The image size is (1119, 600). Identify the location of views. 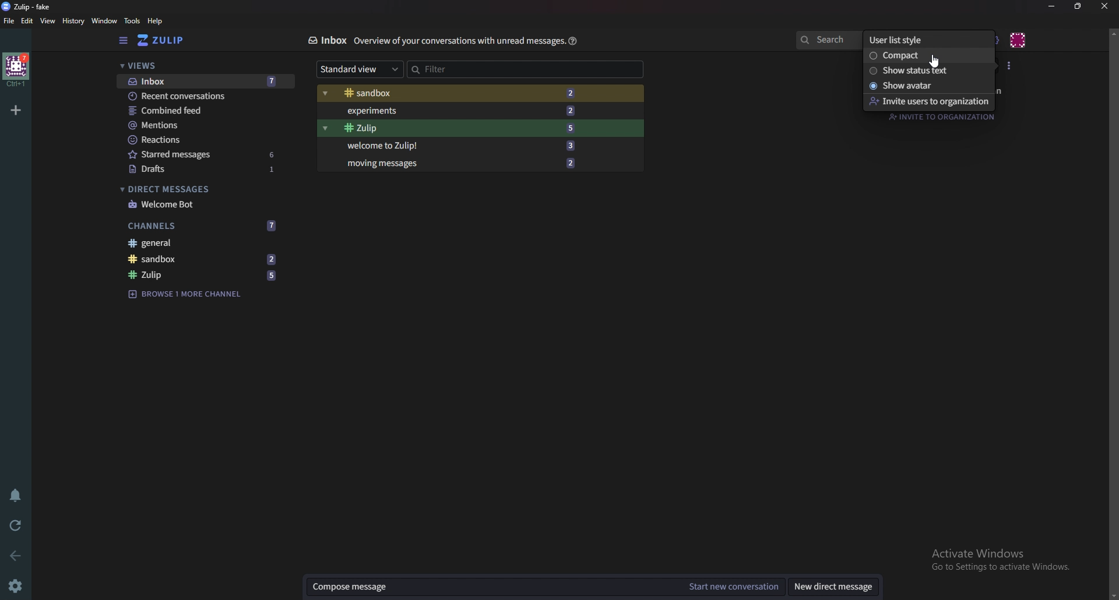
(199, 66).